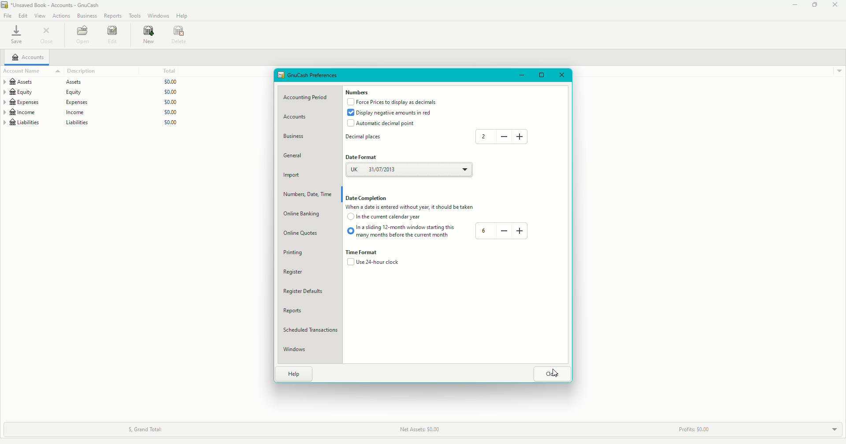 The height and width of the screenshot is (444, 846). I want to click on Register, so click(300, 272).